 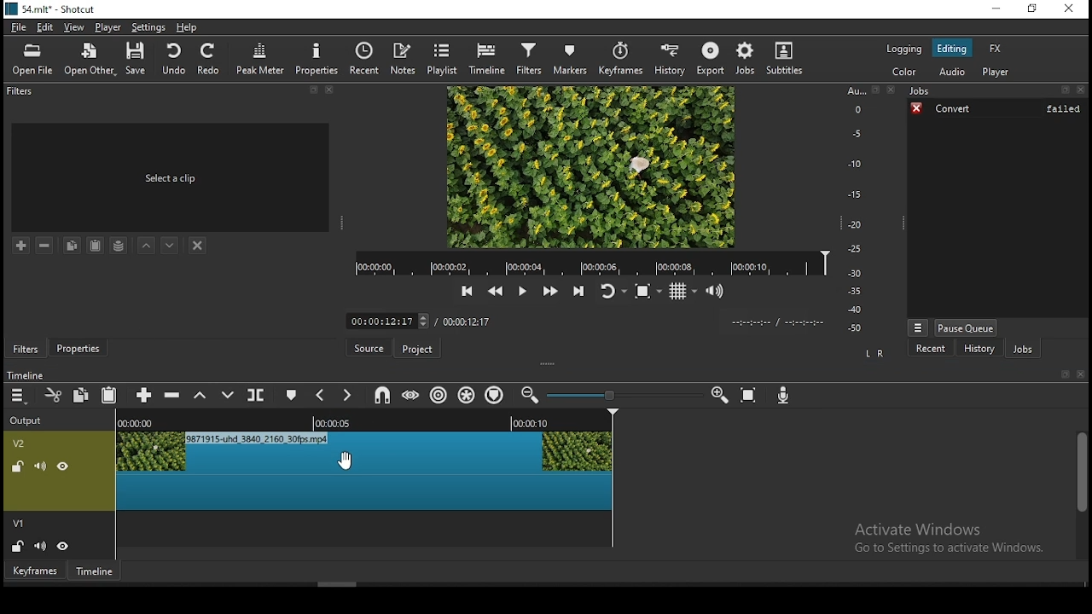 I want to click on append, so click(x=144, y=397).